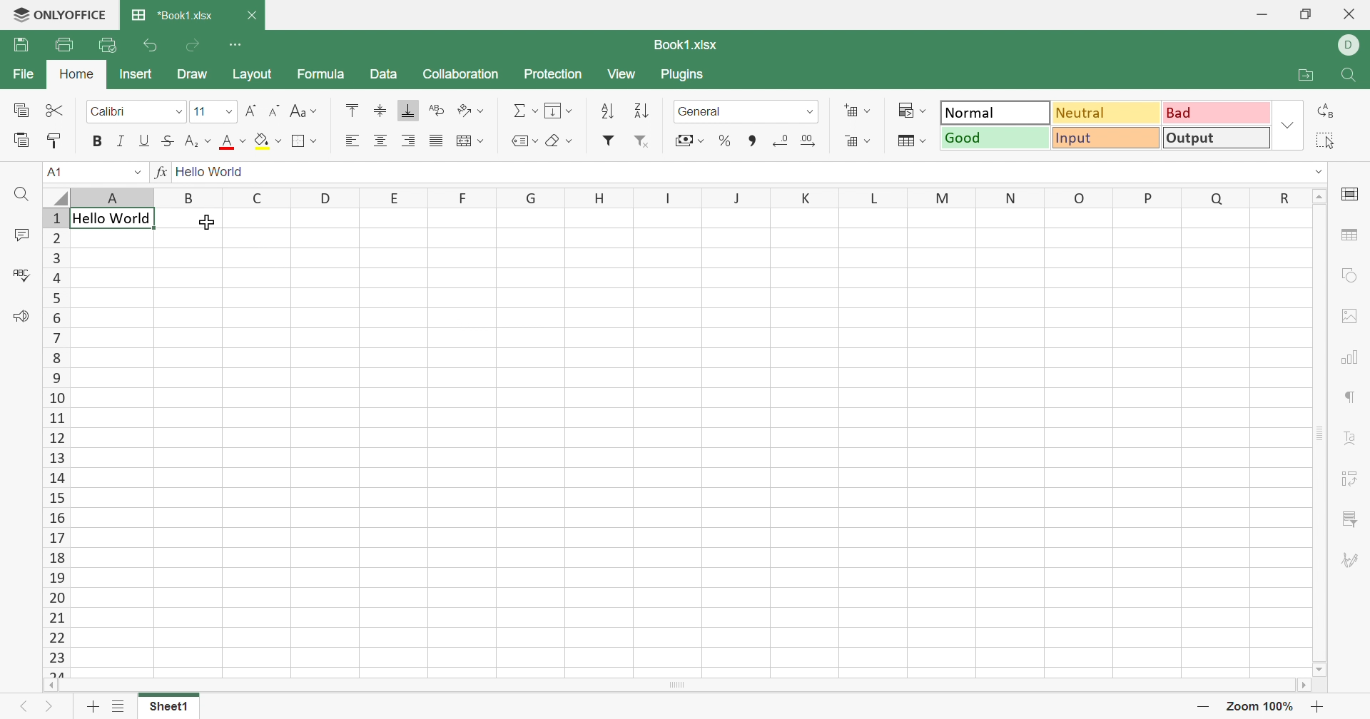 The height and width of the screenshot is (719, 1370). I want to click on Signature settings, so click(1351, 560).